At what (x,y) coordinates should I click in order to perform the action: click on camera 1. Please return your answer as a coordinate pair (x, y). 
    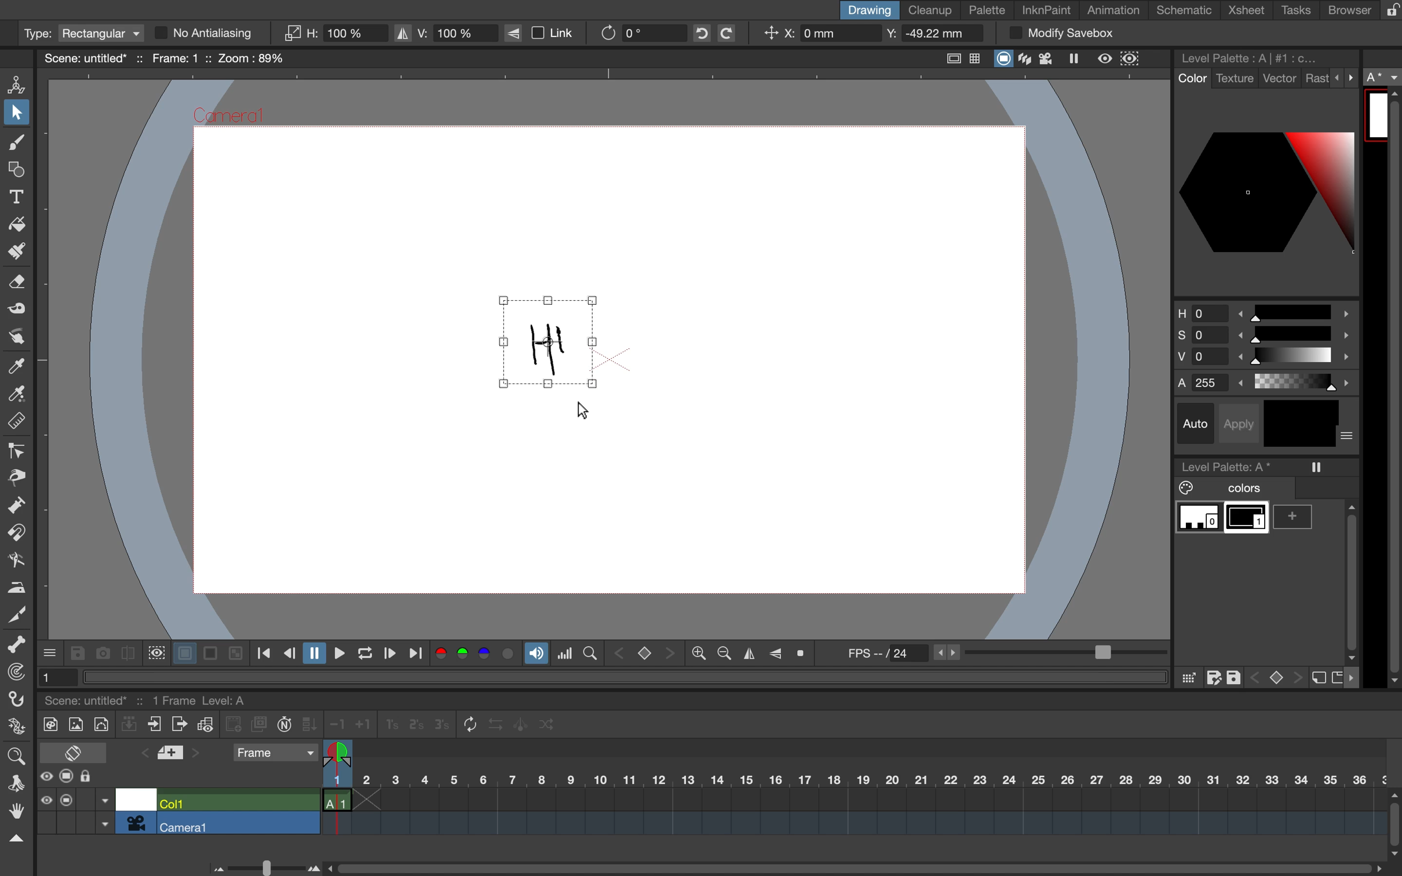
    Looking at the image, I should click on (239, 823).